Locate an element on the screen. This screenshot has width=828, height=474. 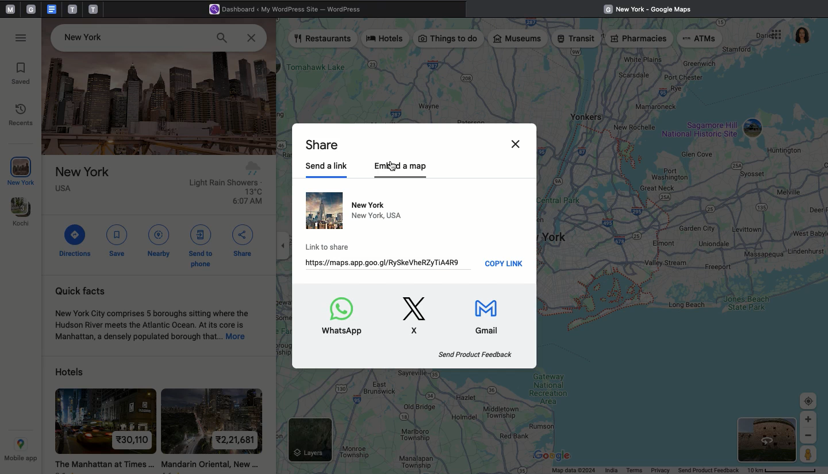
Pharmacies is located at coordinates (639, 40).